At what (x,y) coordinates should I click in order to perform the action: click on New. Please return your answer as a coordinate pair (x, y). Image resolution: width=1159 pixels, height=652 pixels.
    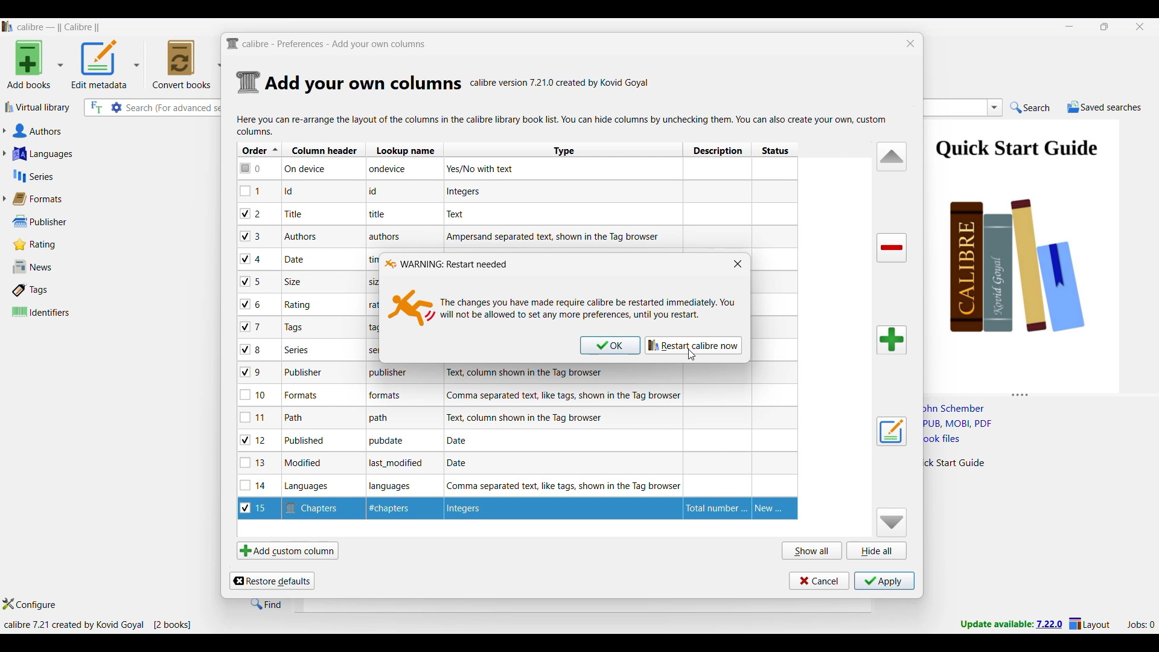
    Looking at the image, I should click on (774, 508).